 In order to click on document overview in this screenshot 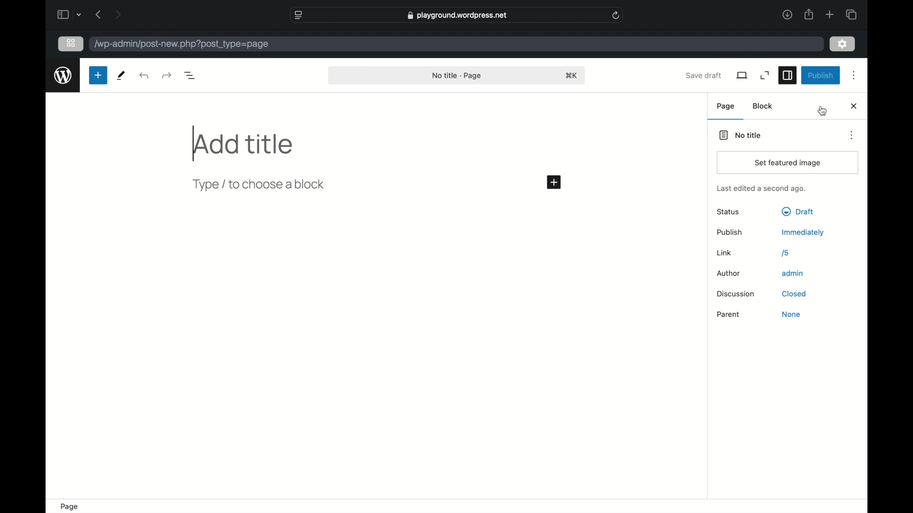, I will do `click(191, 76)`.